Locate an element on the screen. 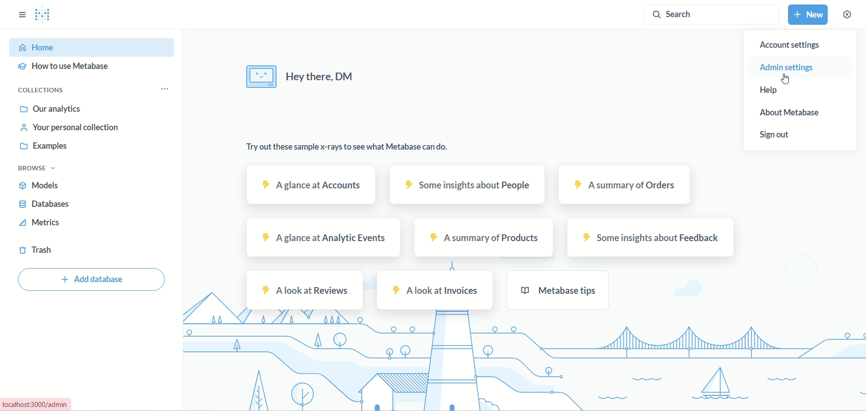 This screenshot has width=866, height=411. events is located at coordinates (324, 237).